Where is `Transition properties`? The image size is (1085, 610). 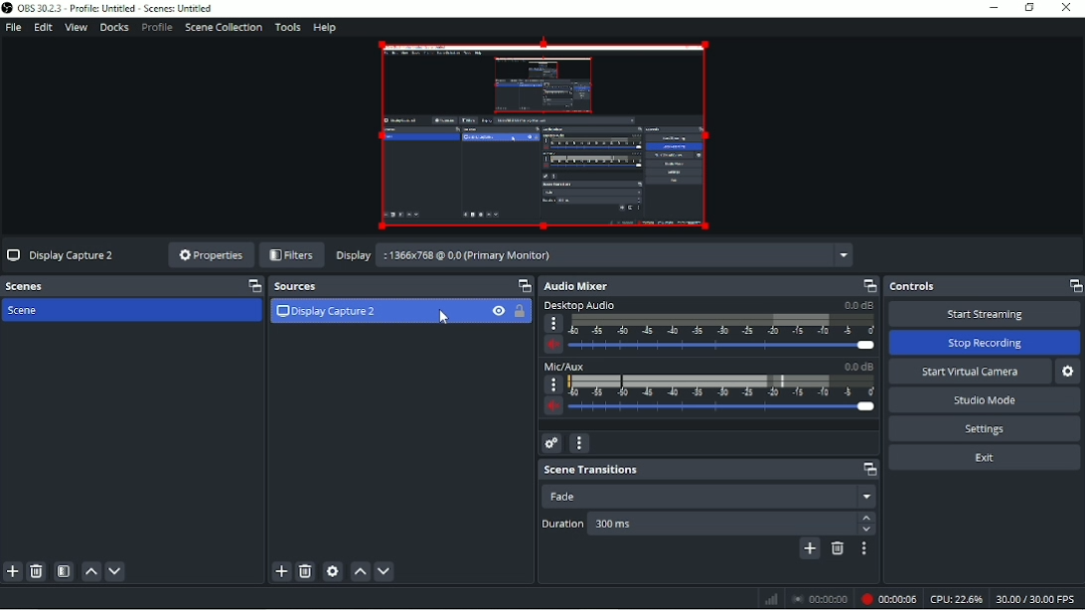 Transition properties is located at coordinates (864, 549).